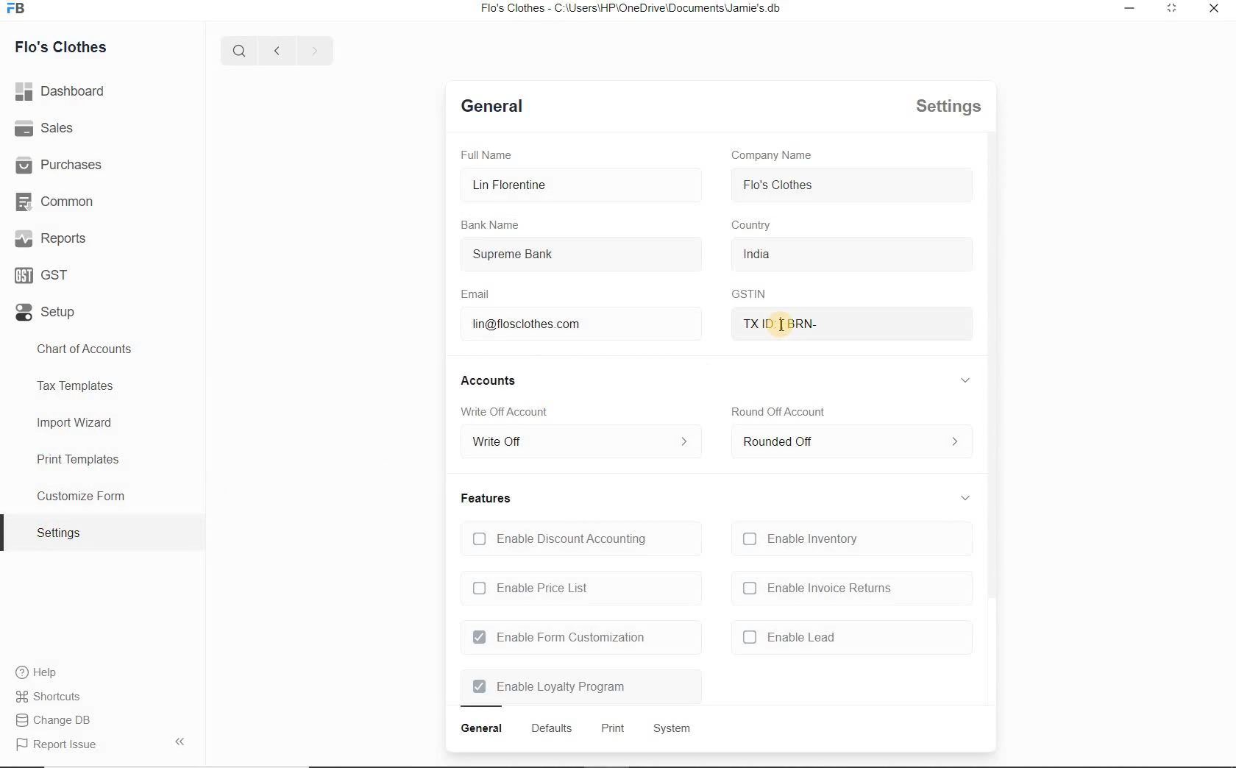 The height and width of the screenshot is (768, 1236). I want to click on enable invoice returns, so click(817, 589).